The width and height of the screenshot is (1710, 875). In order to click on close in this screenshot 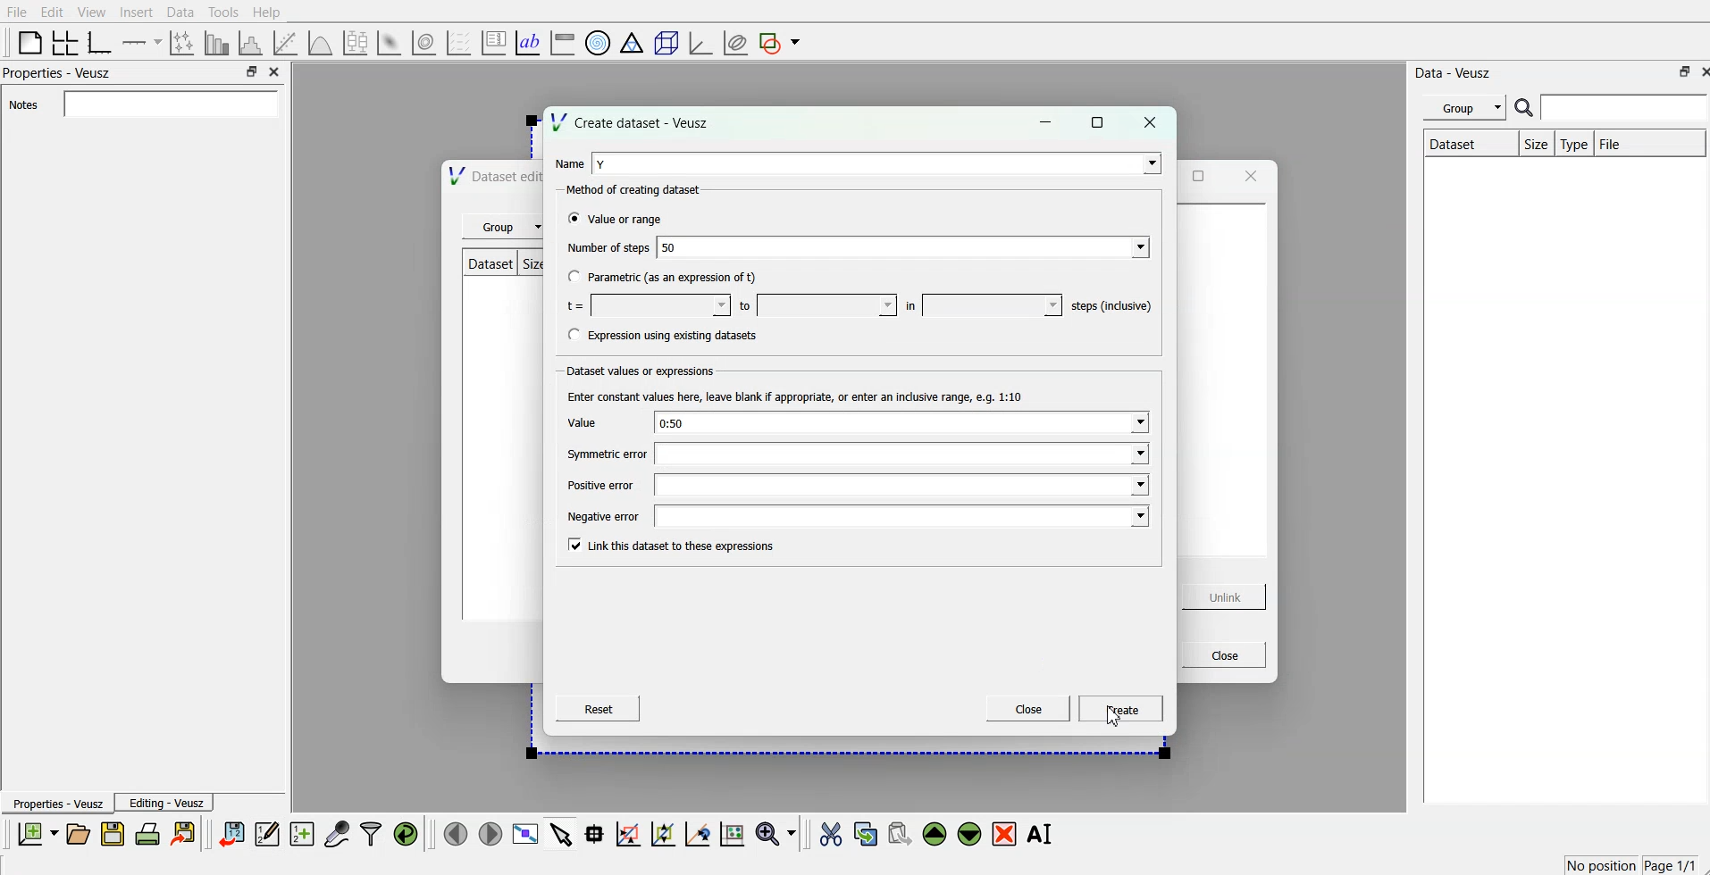, I will do `click(1250, 176)`.